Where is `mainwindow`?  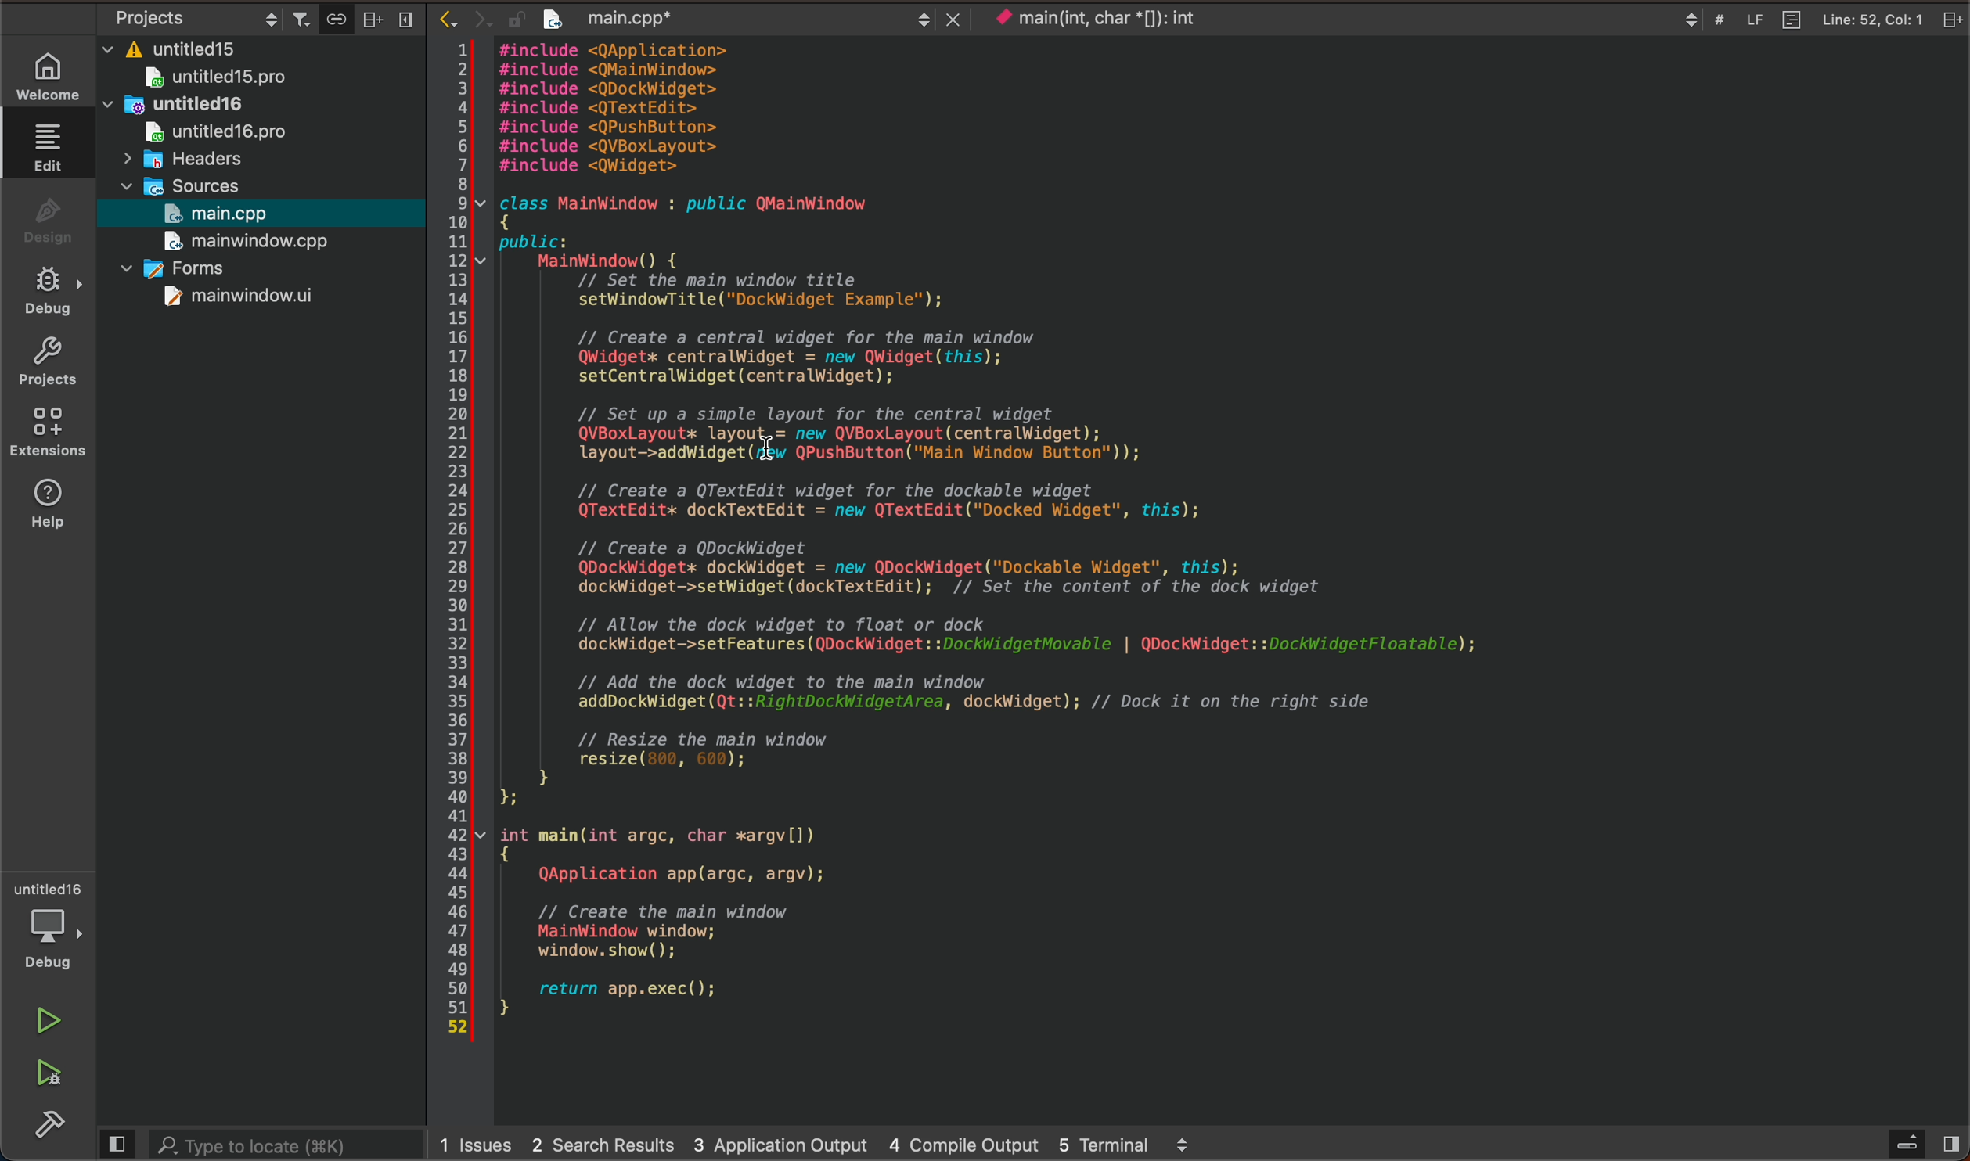
mainwindow is located at coordinates (237, 298).